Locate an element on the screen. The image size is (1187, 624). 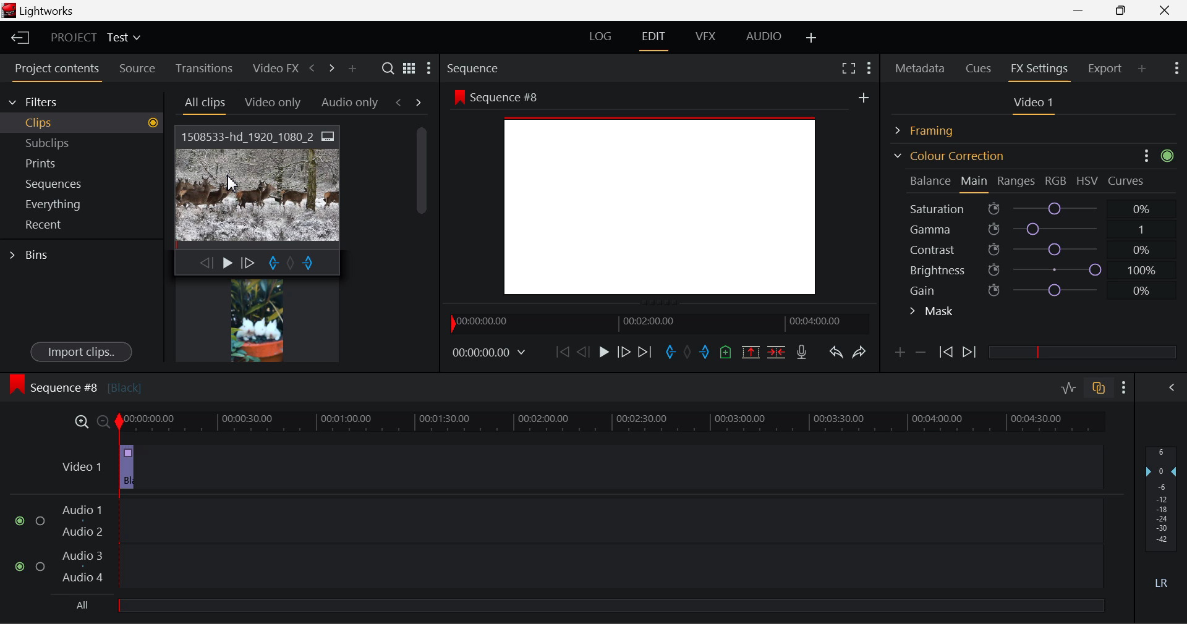
Prints is located at coordinates (58, 161).